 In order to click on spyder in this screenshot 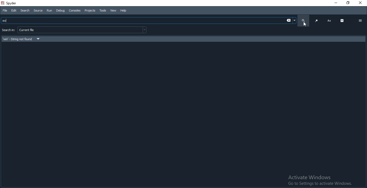, I will do `click(2, 3)`.